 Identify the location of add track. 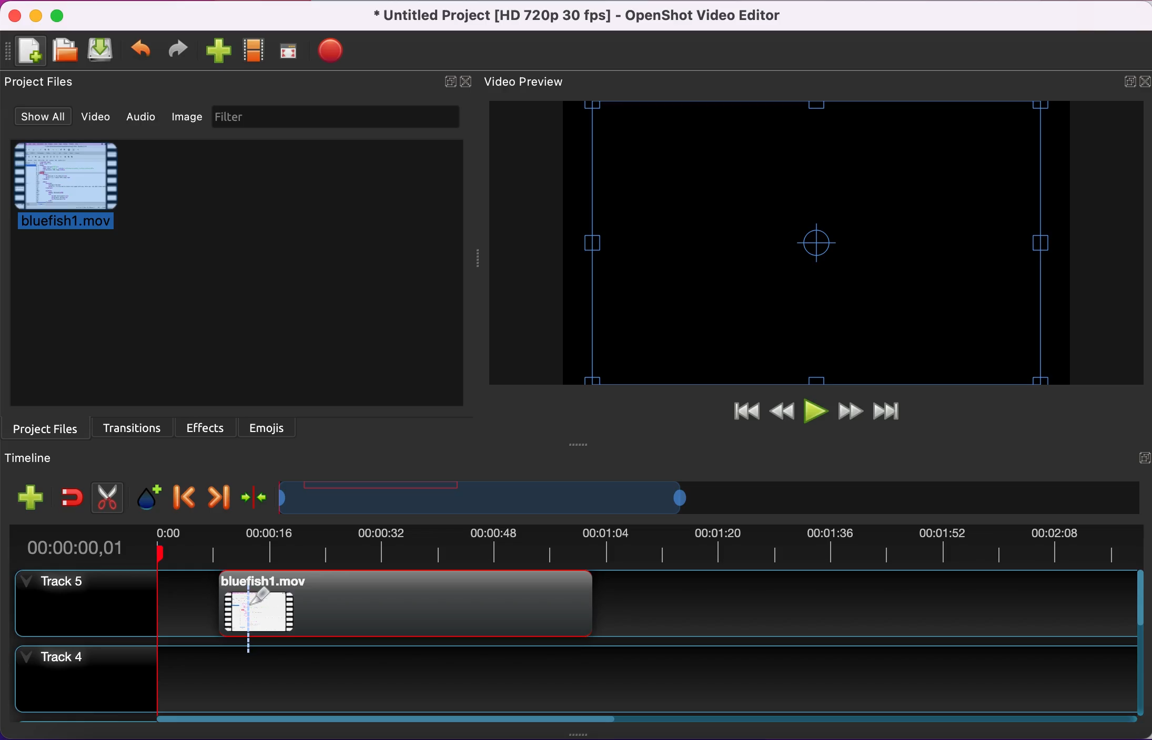
(29, 495).